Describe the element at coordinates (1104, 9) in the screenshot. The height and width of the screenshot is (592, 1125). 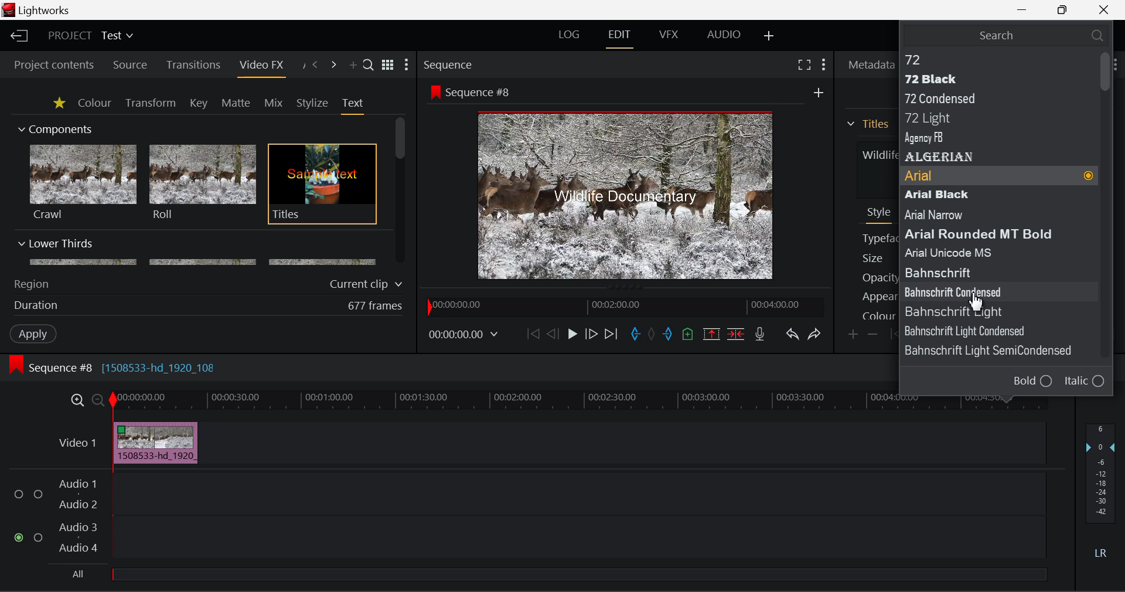
I see `Close` at that location.